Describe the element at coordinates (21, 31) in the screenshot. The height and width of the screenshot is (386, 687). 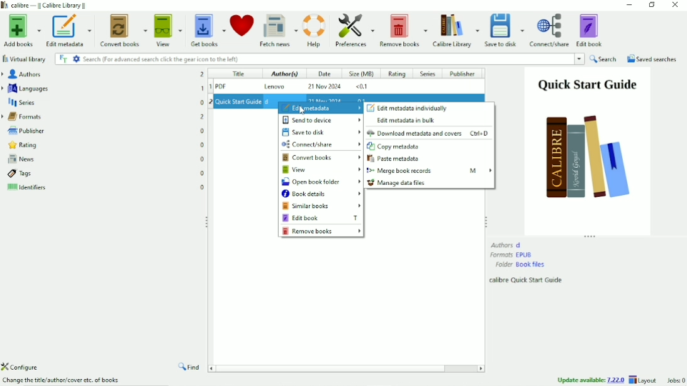
I see `Add books` at that location.